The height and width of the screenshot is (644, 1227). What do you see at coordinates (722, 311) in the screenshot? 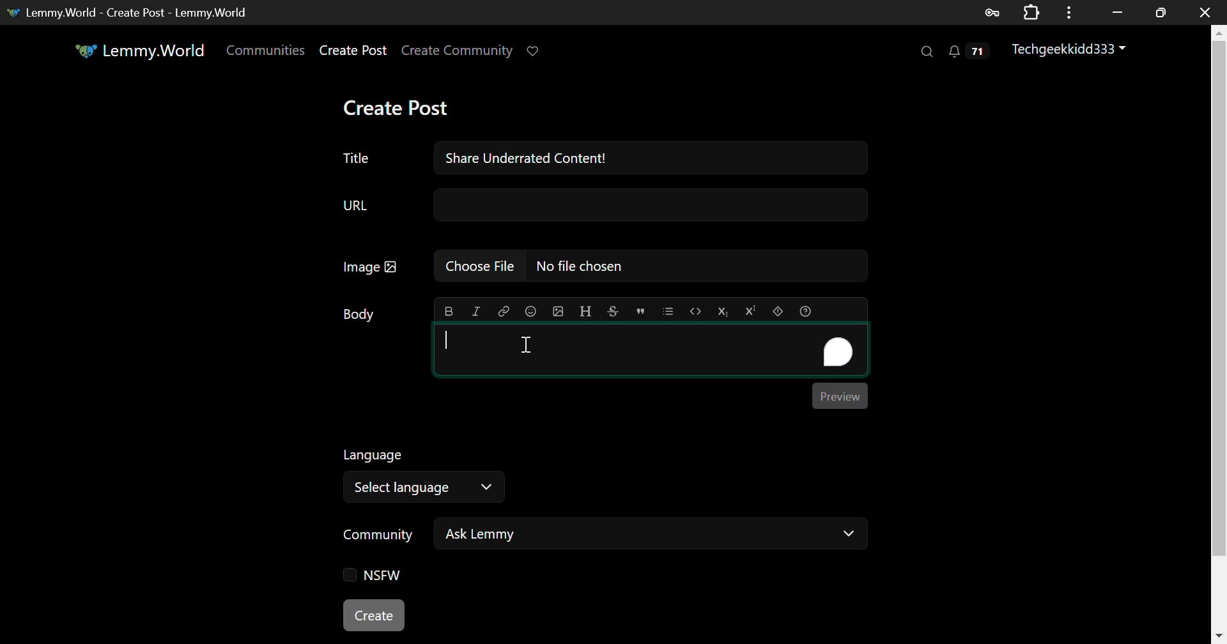
I see `Subscript` at bounding box center [722, 311].